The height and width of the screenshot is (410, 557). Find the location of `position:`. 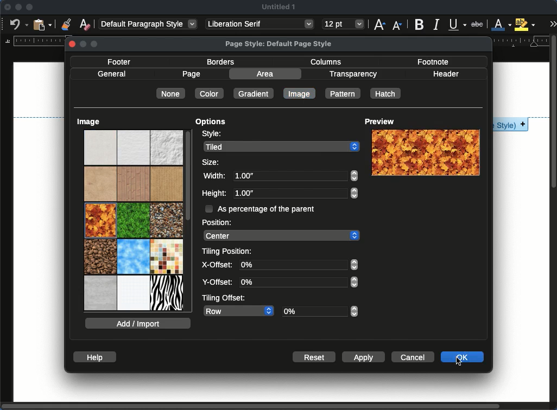

position: is located at coordinates (217, 222).